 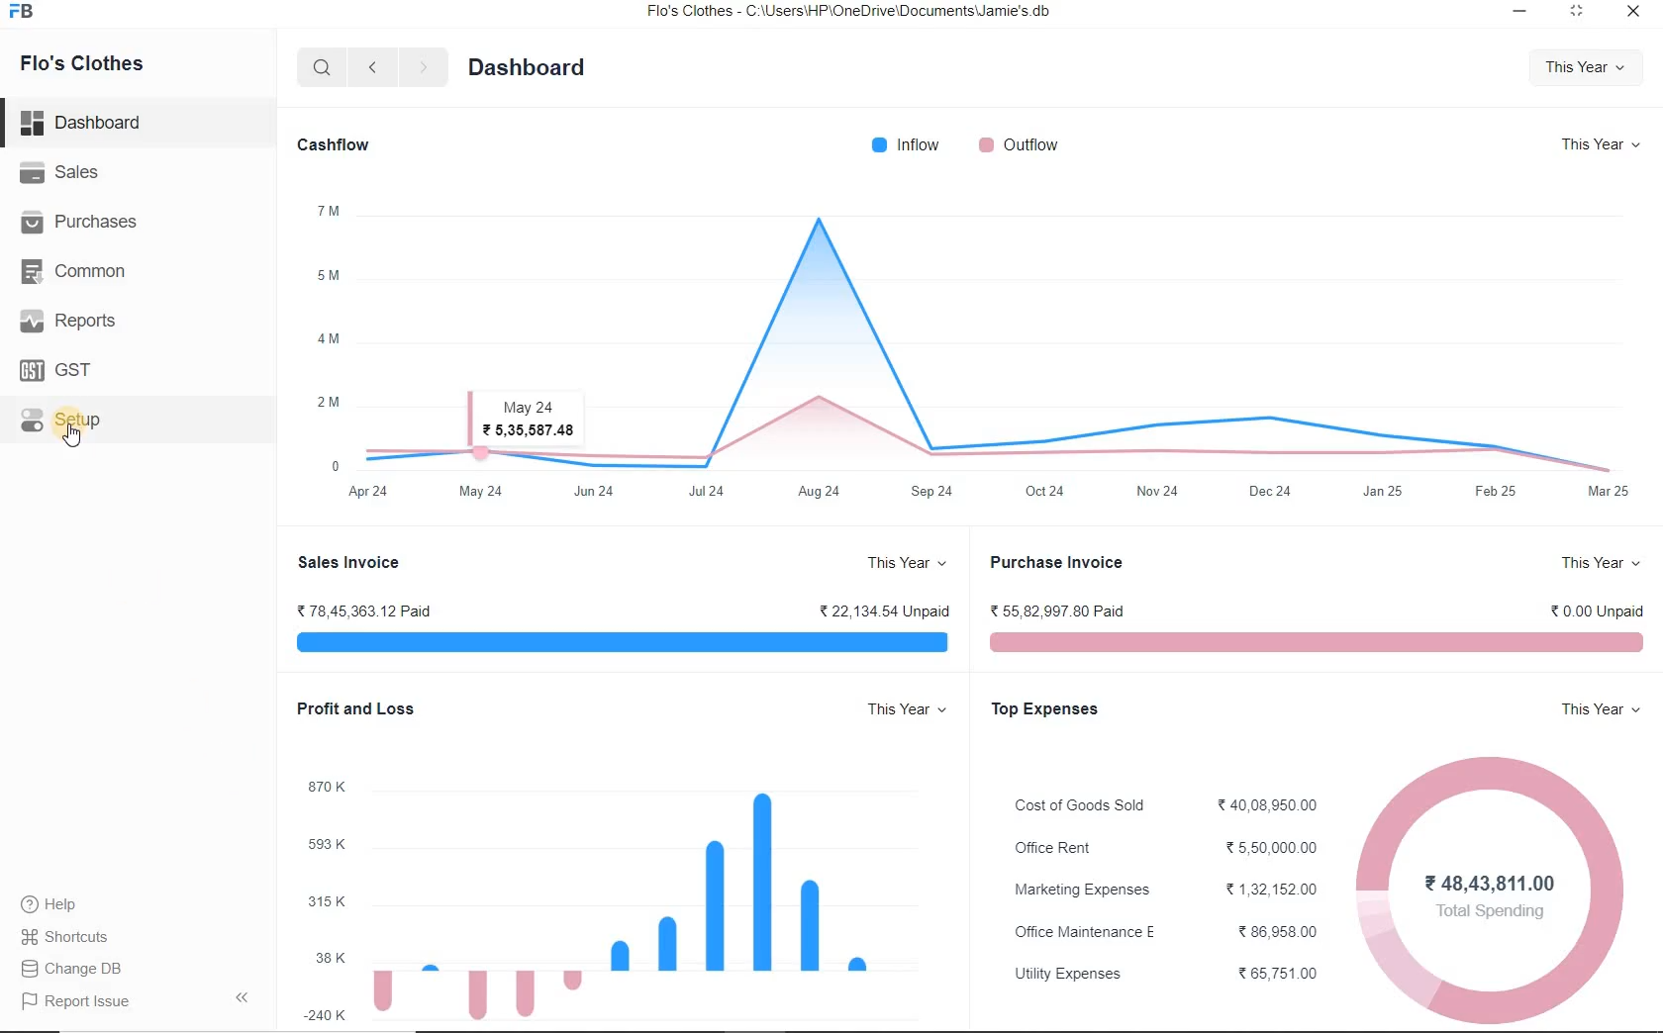 What do you see at coordinates (325, 959) in the screenshot?
I see `38K` at bounding box center [325, 959].